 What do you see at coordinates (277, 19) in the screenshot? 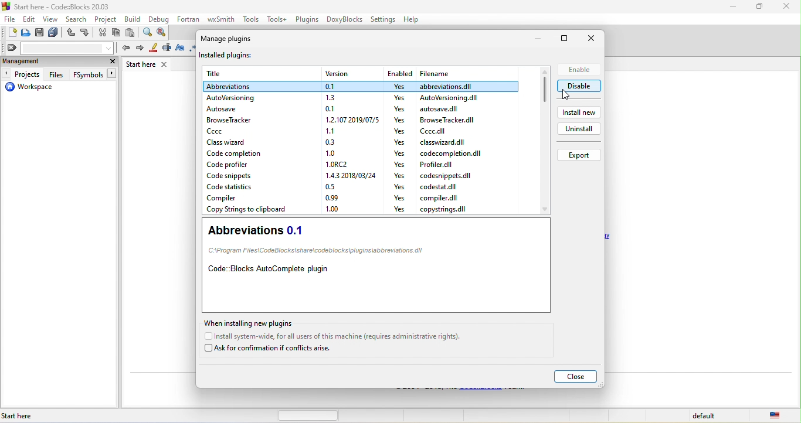
I see `tools++` at bounding box center [277, 19].